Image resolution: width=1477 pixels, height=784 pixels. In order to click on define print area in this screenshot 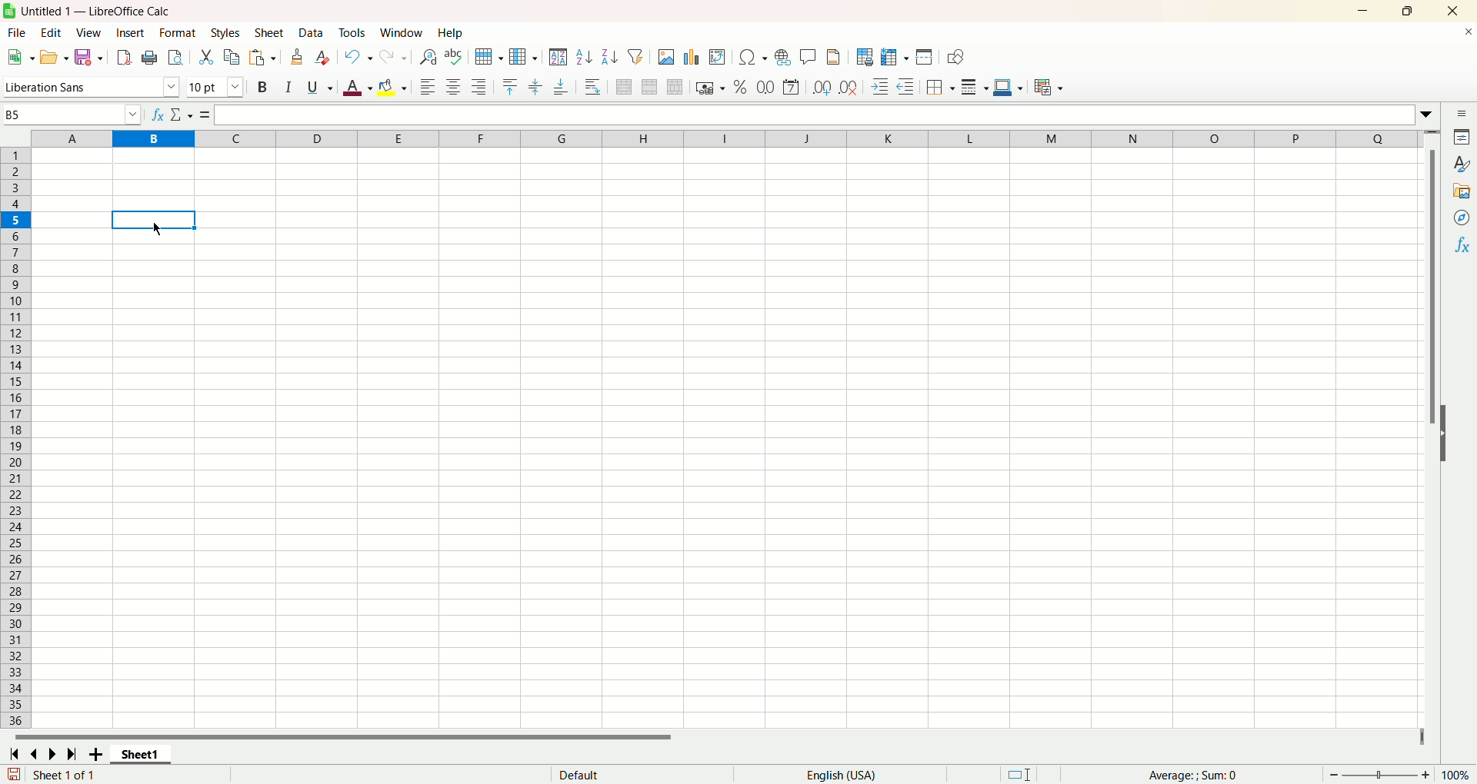, I will do `click(864, 57)`.